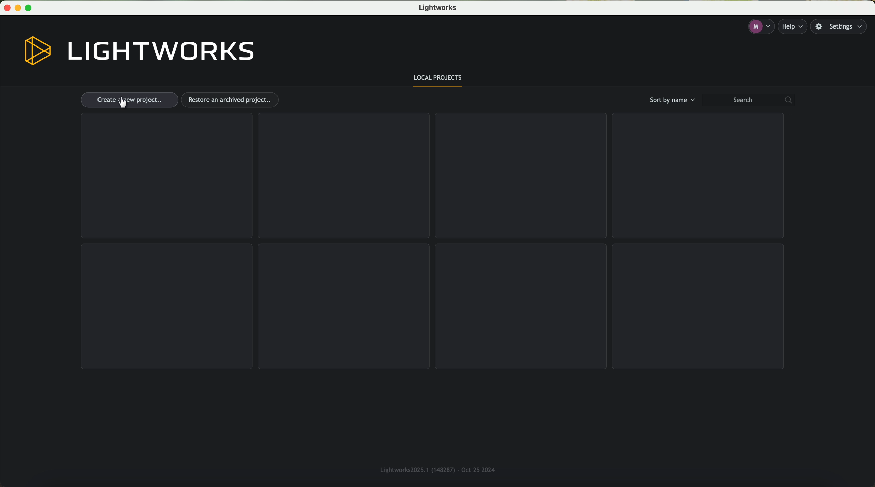  I want to click on sort by name, so click(671, 100).